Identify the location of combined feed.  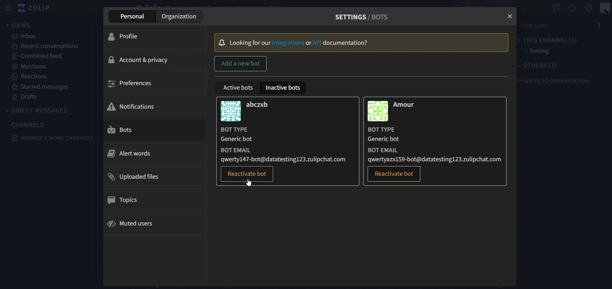
(37, 55).